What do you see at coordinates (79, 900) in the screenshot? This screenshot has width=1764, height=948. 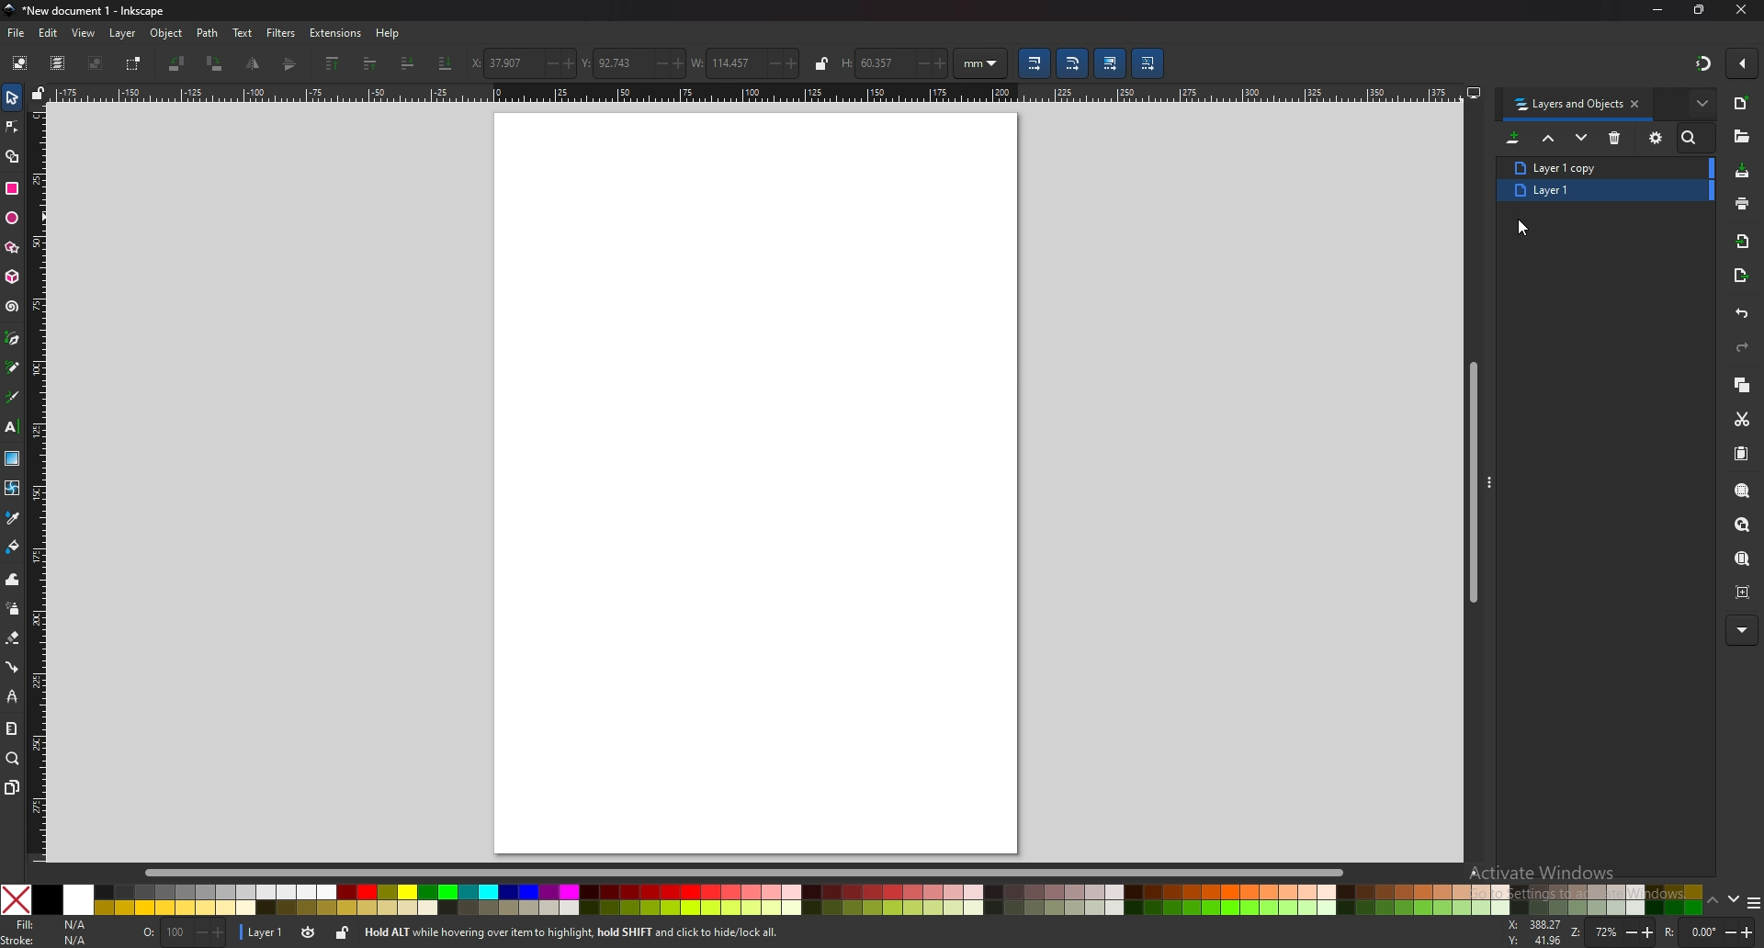 I see `white` at bounding box center [79, 900].